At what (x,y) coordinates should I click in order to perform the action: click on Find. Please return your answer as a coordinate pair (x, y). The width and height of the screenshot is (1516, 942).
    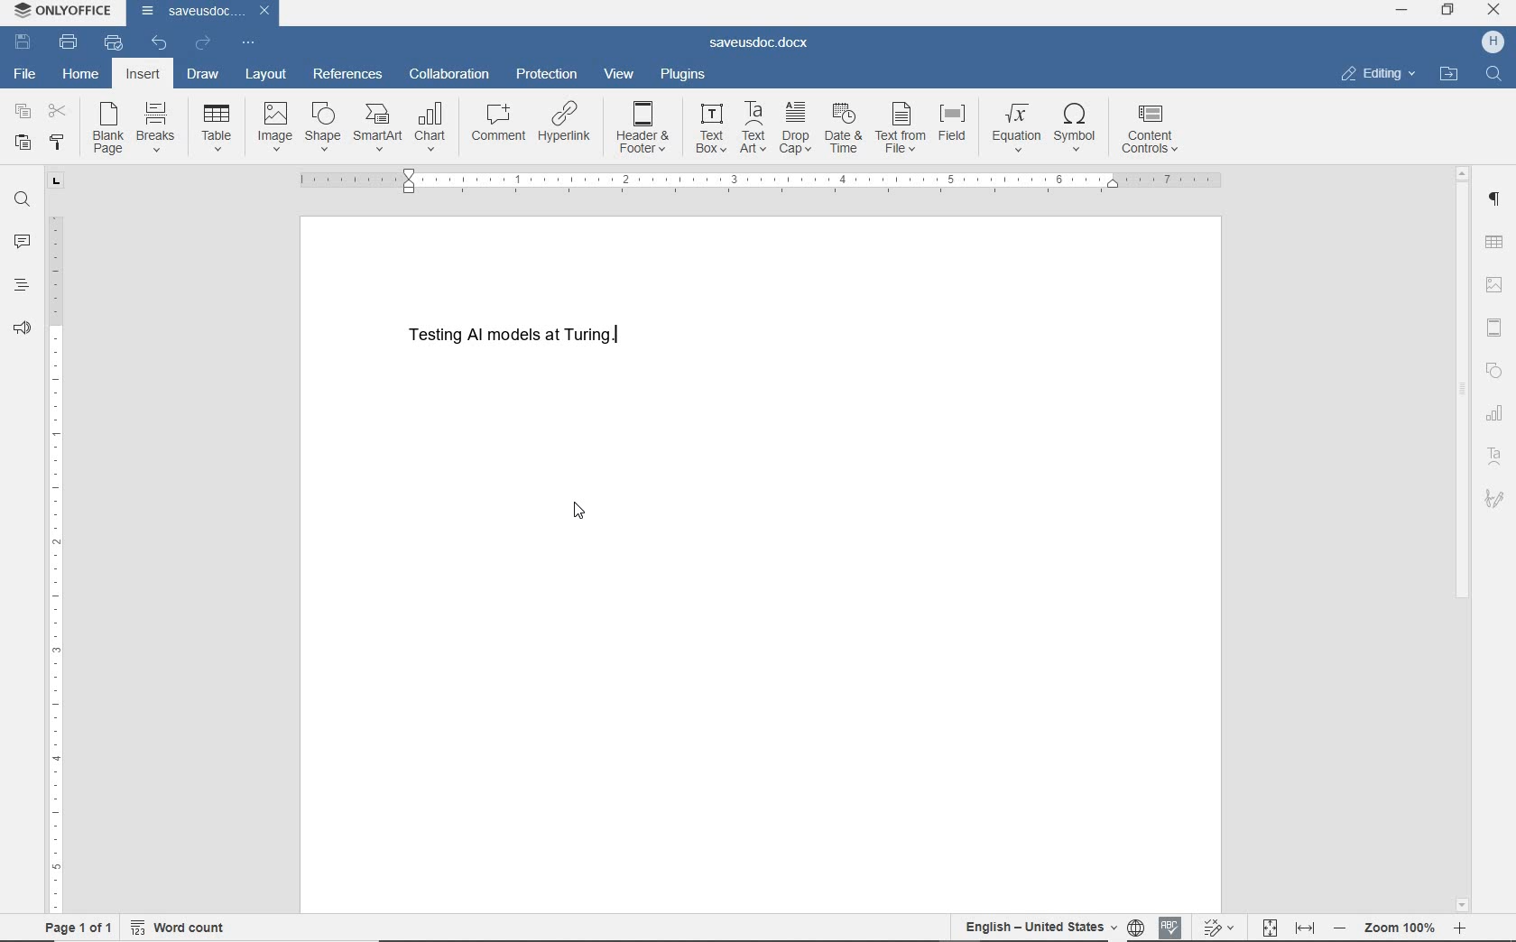
    Looking at the image, I should click on (1493, 76).